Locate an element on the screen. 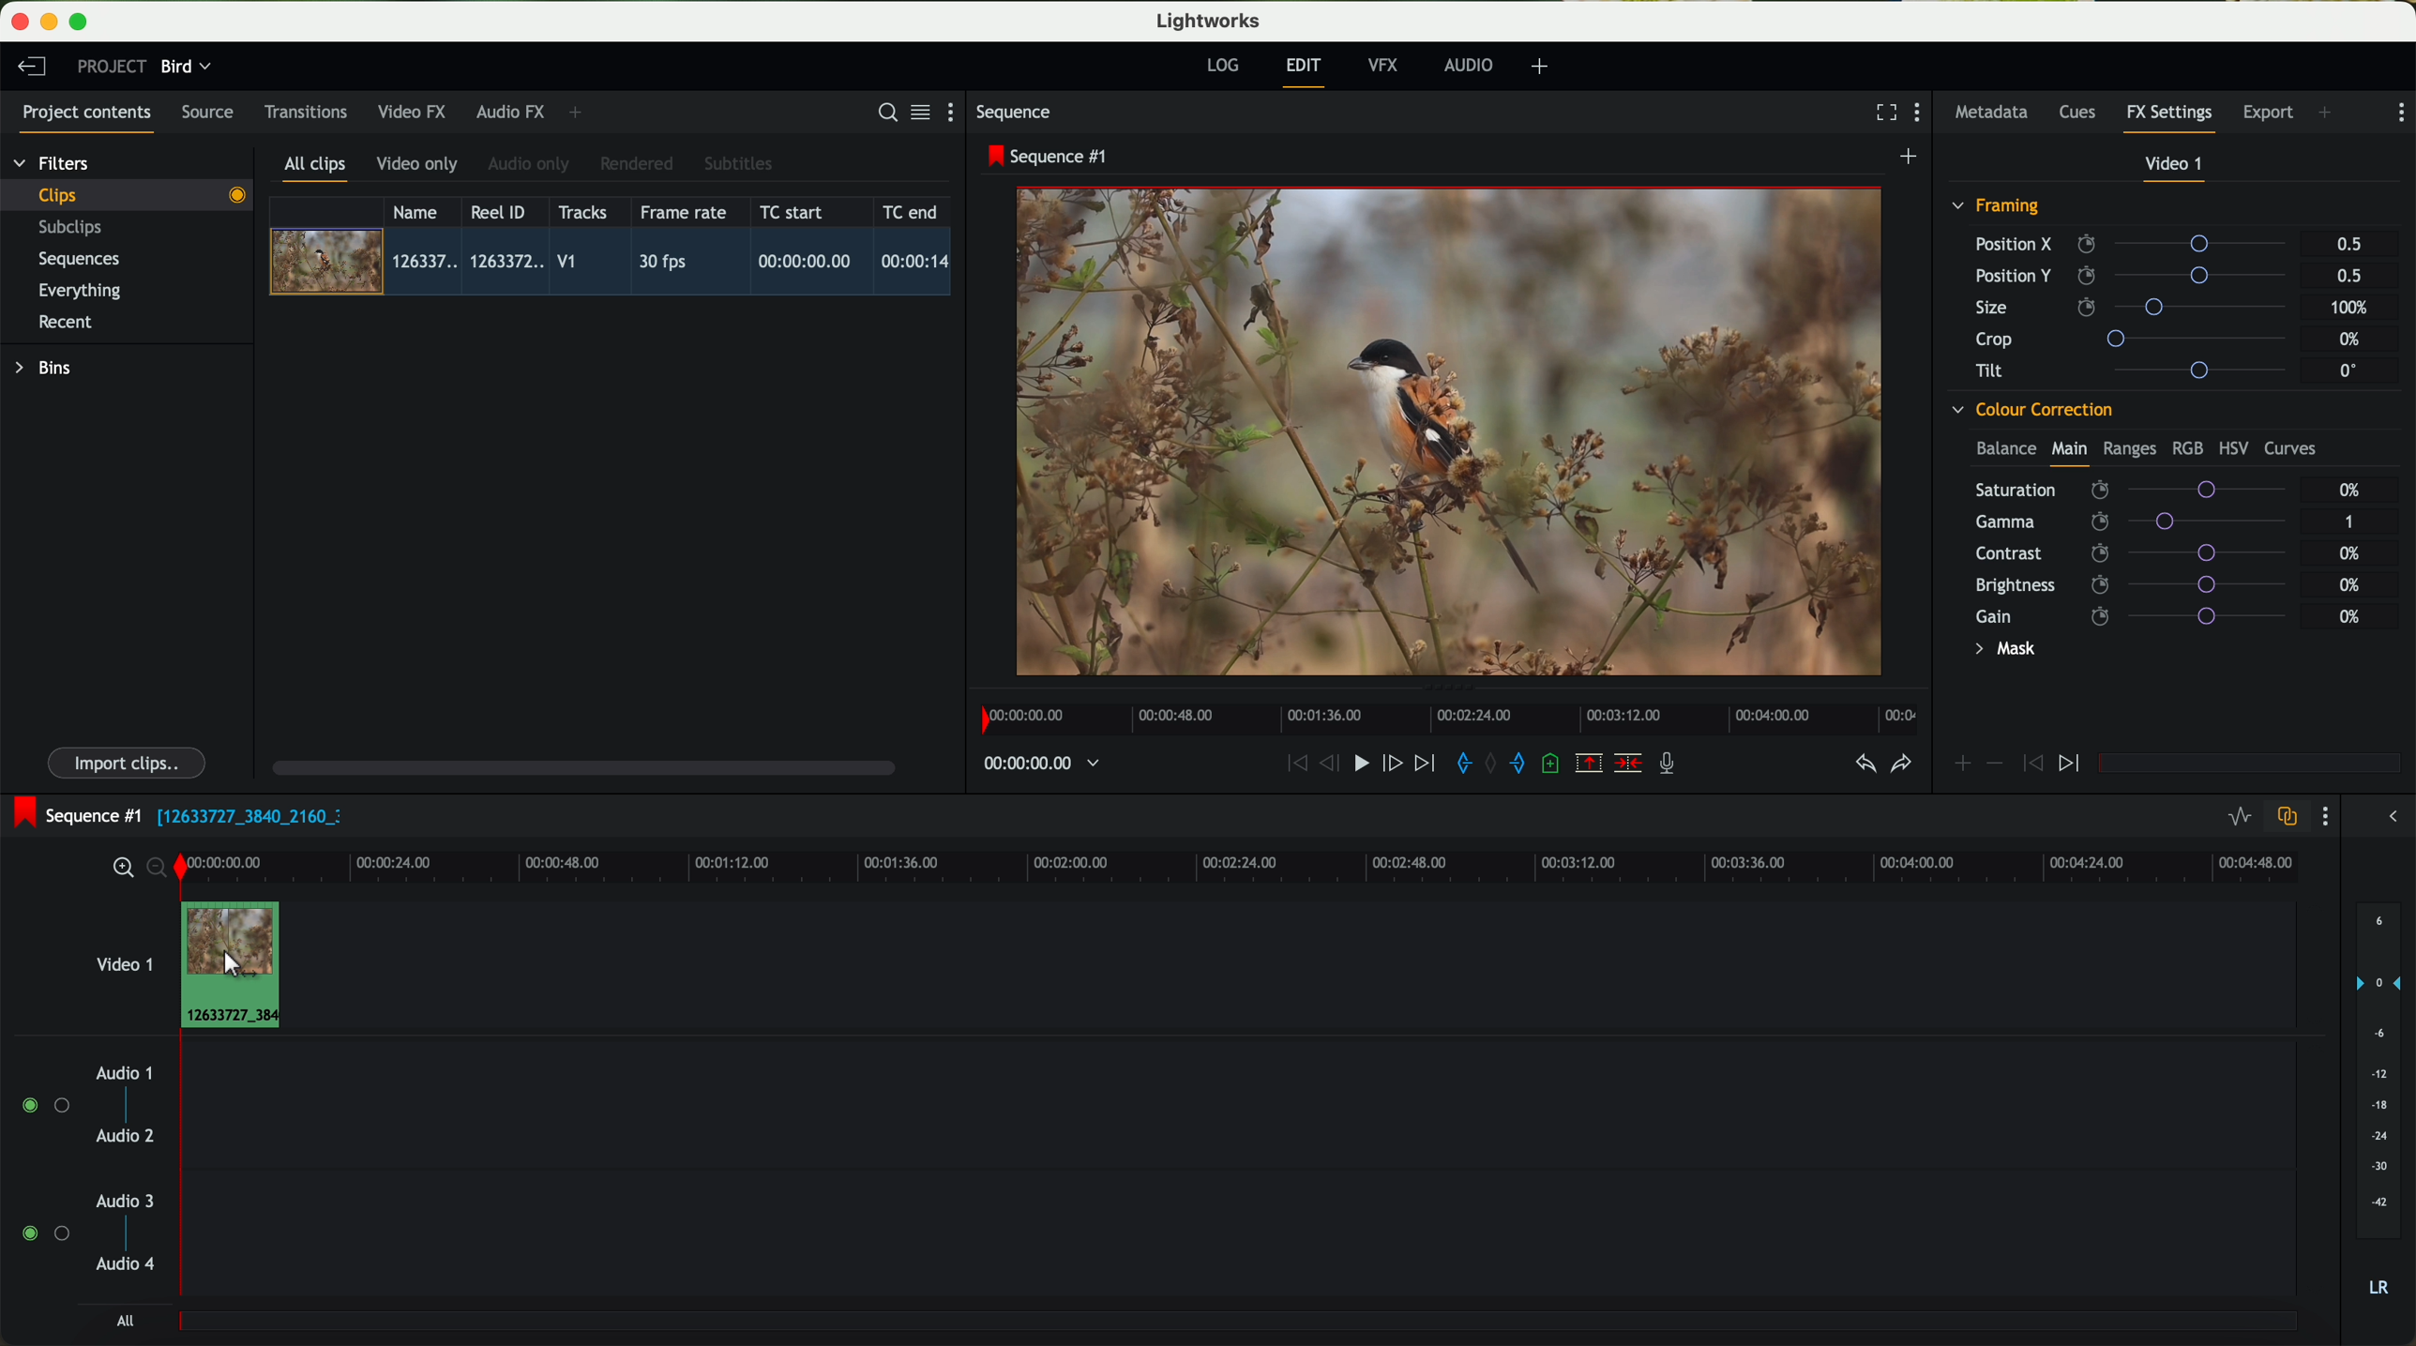 This screenshot has width=2416, height=1346. remove the marked section is located at coordinates (1591, 764).